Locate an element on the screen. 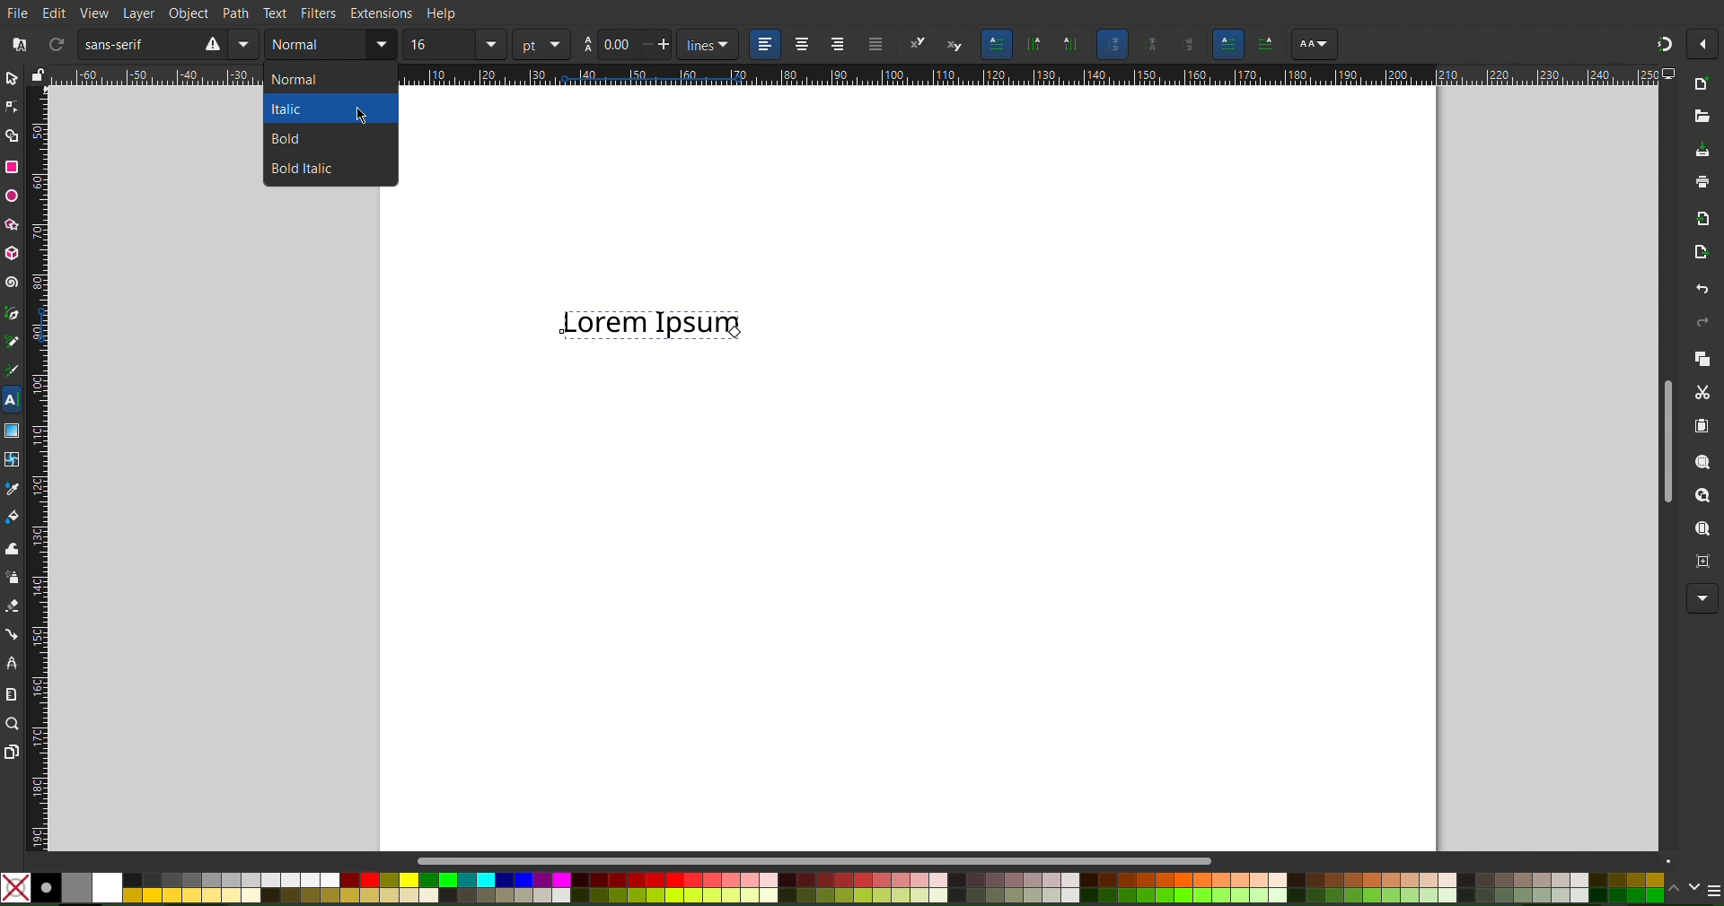 The width and height of the screenshot is (1724, 906). Rectangle is located at coordinates (12, 168).